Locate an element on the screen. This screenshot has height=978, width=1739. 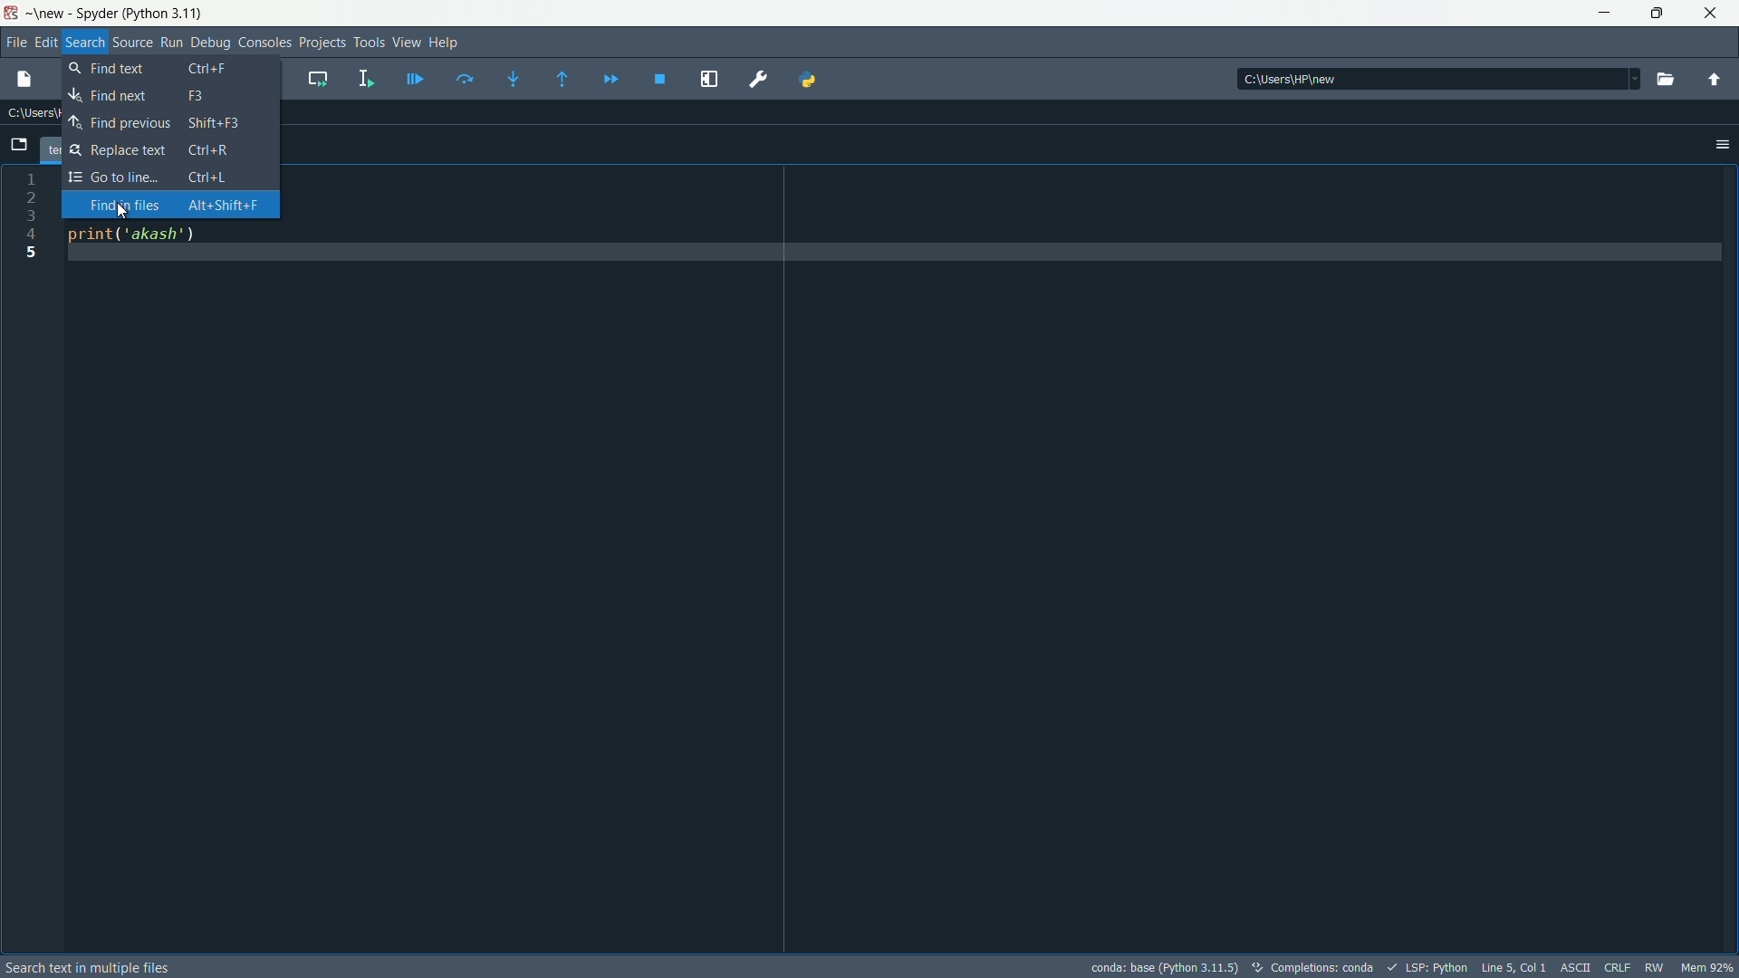
browse tabs is located at coordinates (18, 147).